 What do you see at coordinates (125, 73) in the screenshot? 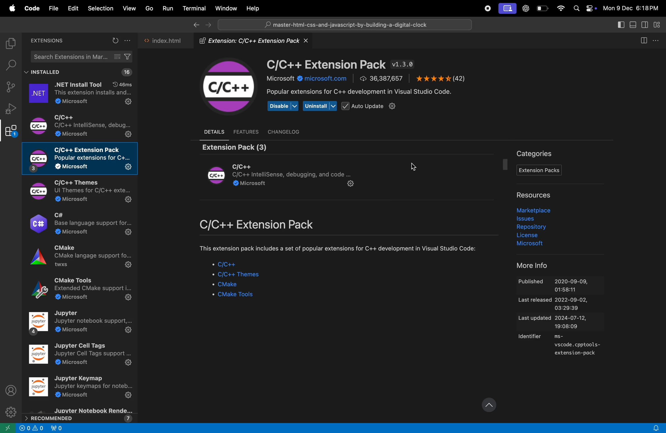
I see `16` at bounding box center [125, 73].